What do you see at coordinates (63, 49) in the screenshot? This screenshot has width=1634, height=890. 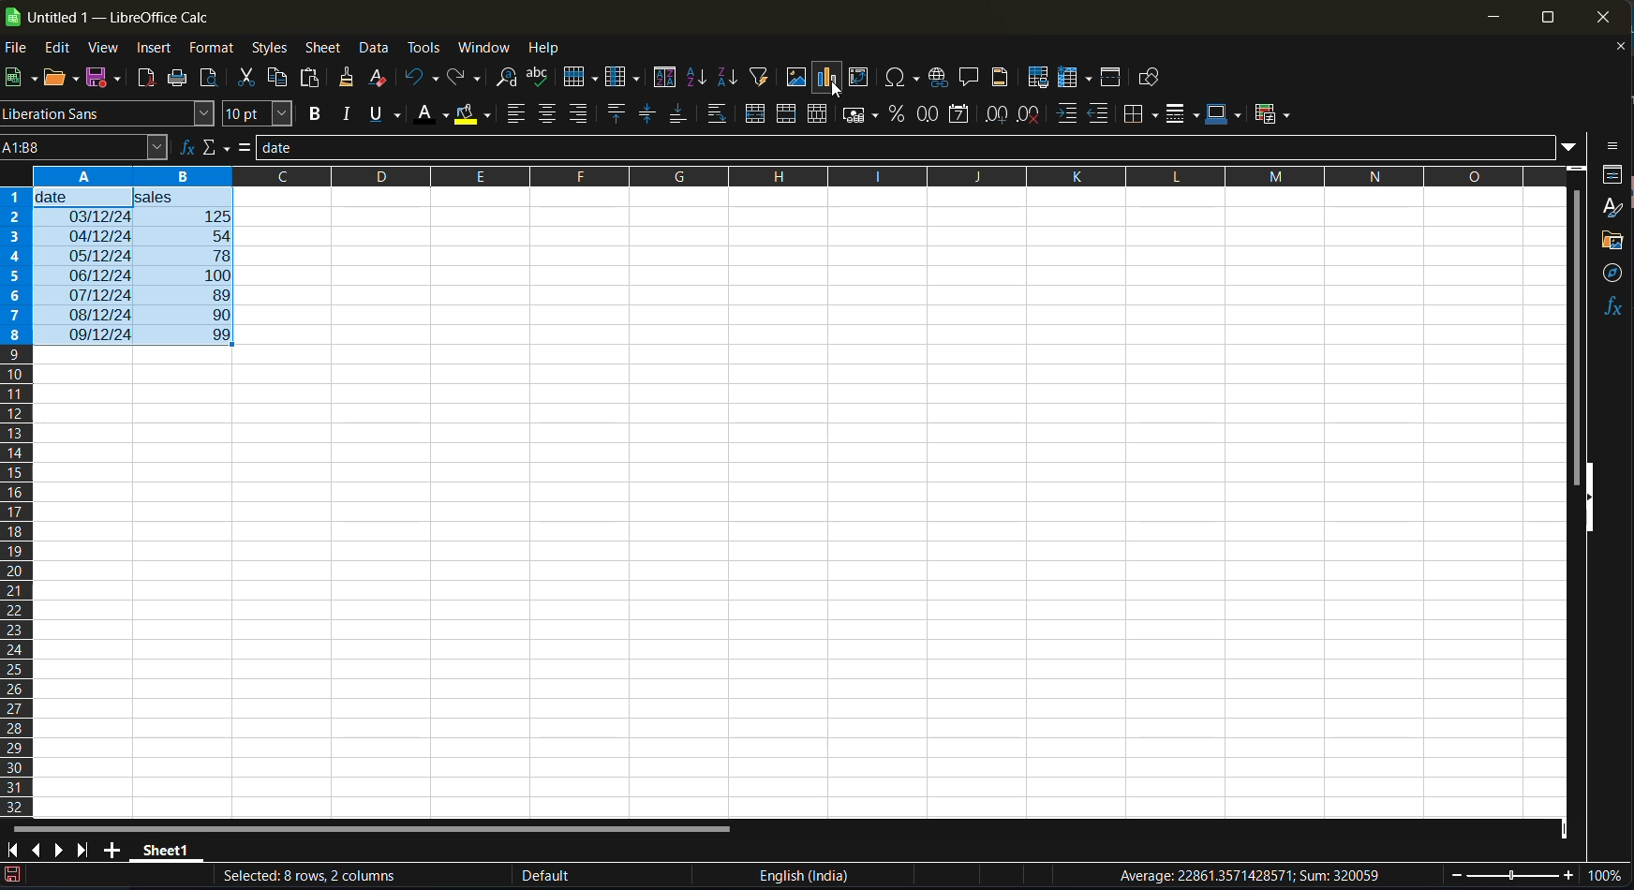 I see `edit` at bounding box center [63, 49].